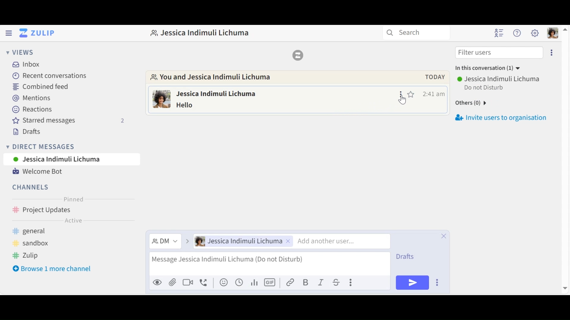 The height and width of the screenshot is (320, 570). Describe the element at coordinates (34, 244) in the screenshot. I see `sandbox` at that location.